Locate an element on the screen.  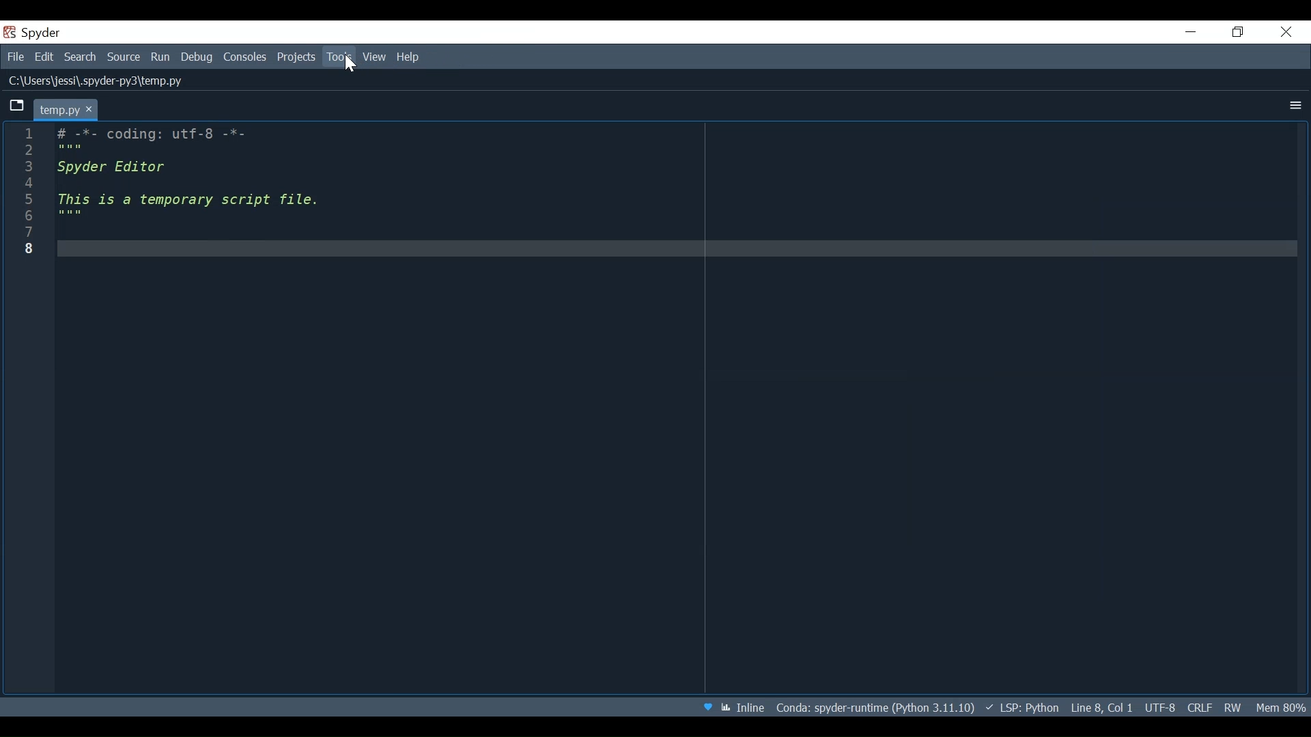
Minimize is located at coordinates (1192, 31).